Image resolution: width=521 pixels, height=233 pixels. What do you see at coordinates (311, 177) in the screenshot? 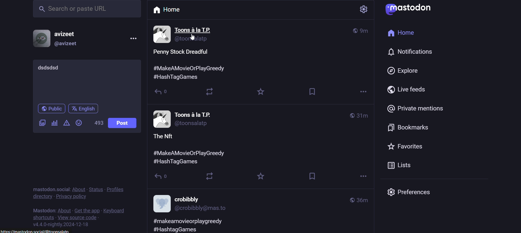
I see `` at bounding box center [311, 177].